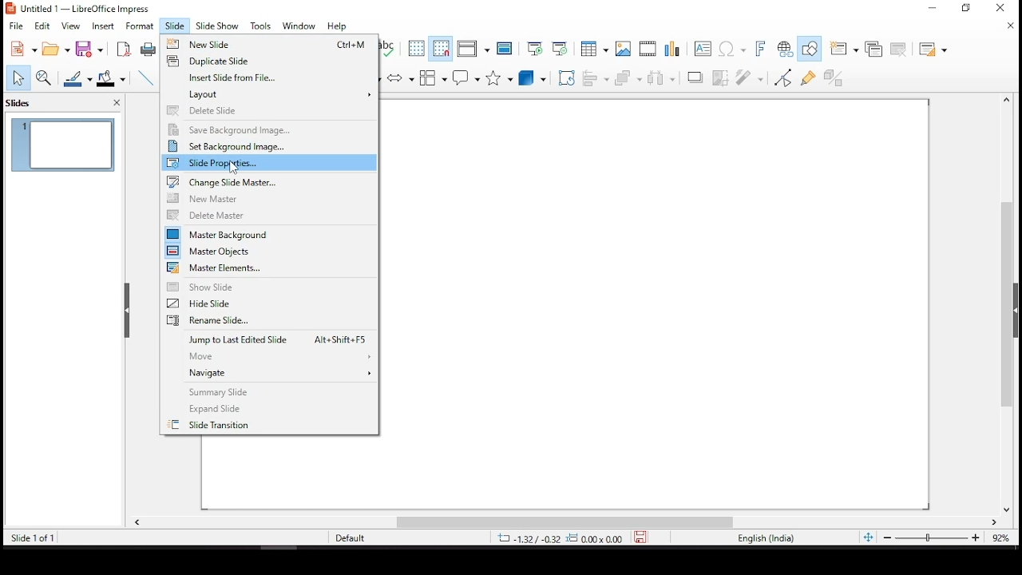 This screenshot has width=1022, height=575. I want to click on slide show, so click(217, 25).